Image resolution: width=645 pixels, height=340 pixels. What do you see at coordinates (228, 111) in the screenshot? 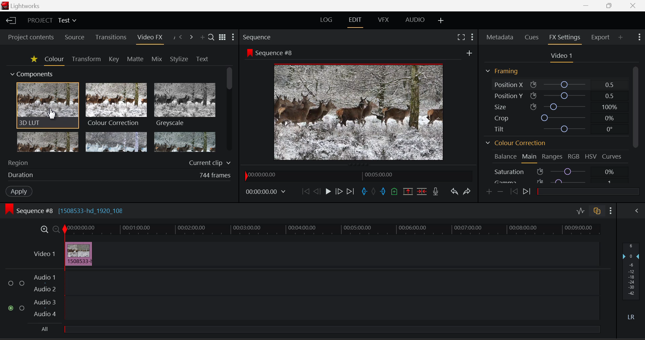
I see `Scroll Bar` at bounding box center [228, 111].